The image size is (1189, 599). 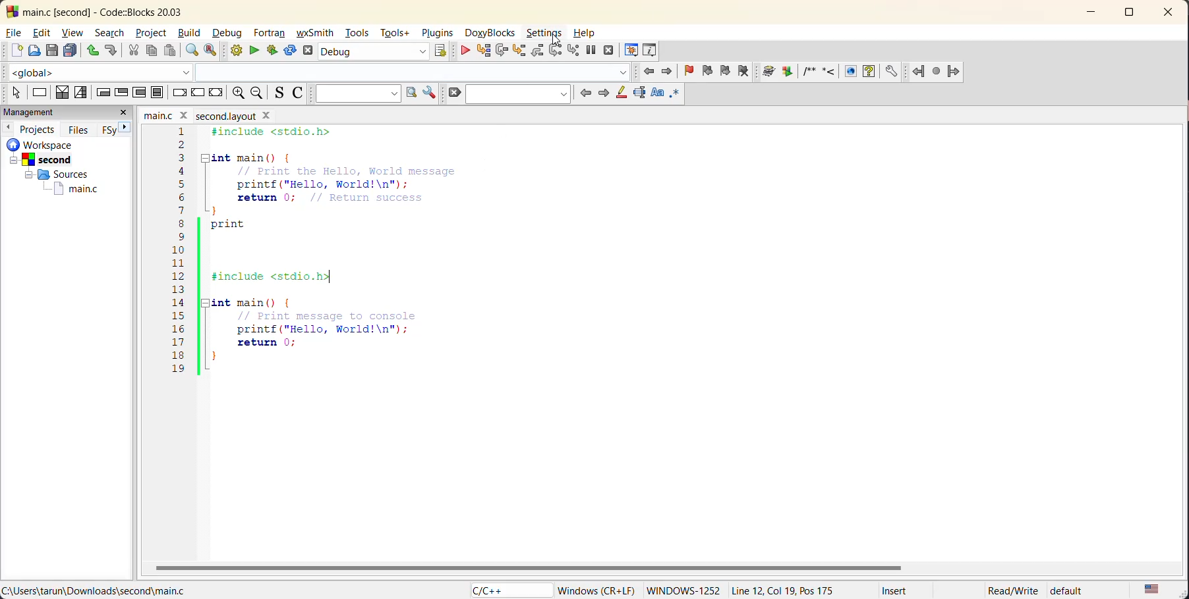 I want to click on Read/Write, so click(x=1008, y=591).